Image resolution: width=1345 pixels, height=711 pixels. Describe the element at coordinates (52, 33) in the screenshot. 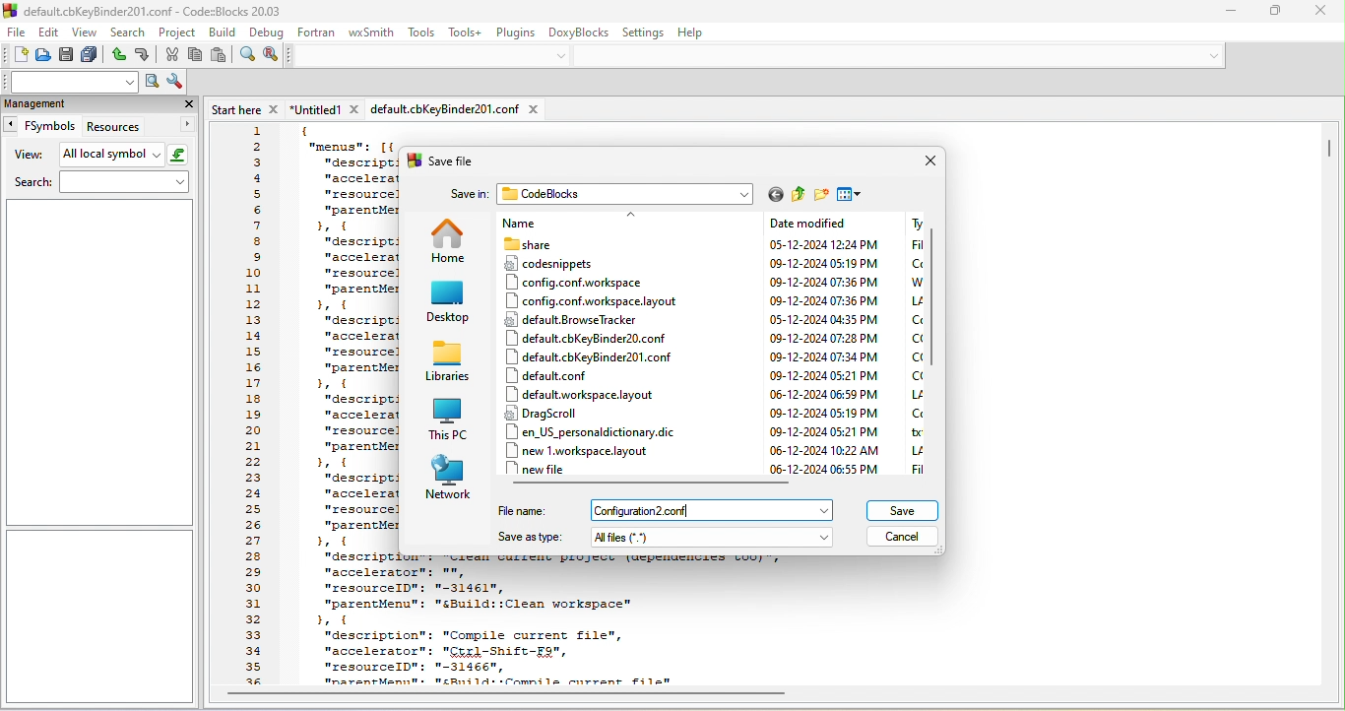

I see `edit` at that location.